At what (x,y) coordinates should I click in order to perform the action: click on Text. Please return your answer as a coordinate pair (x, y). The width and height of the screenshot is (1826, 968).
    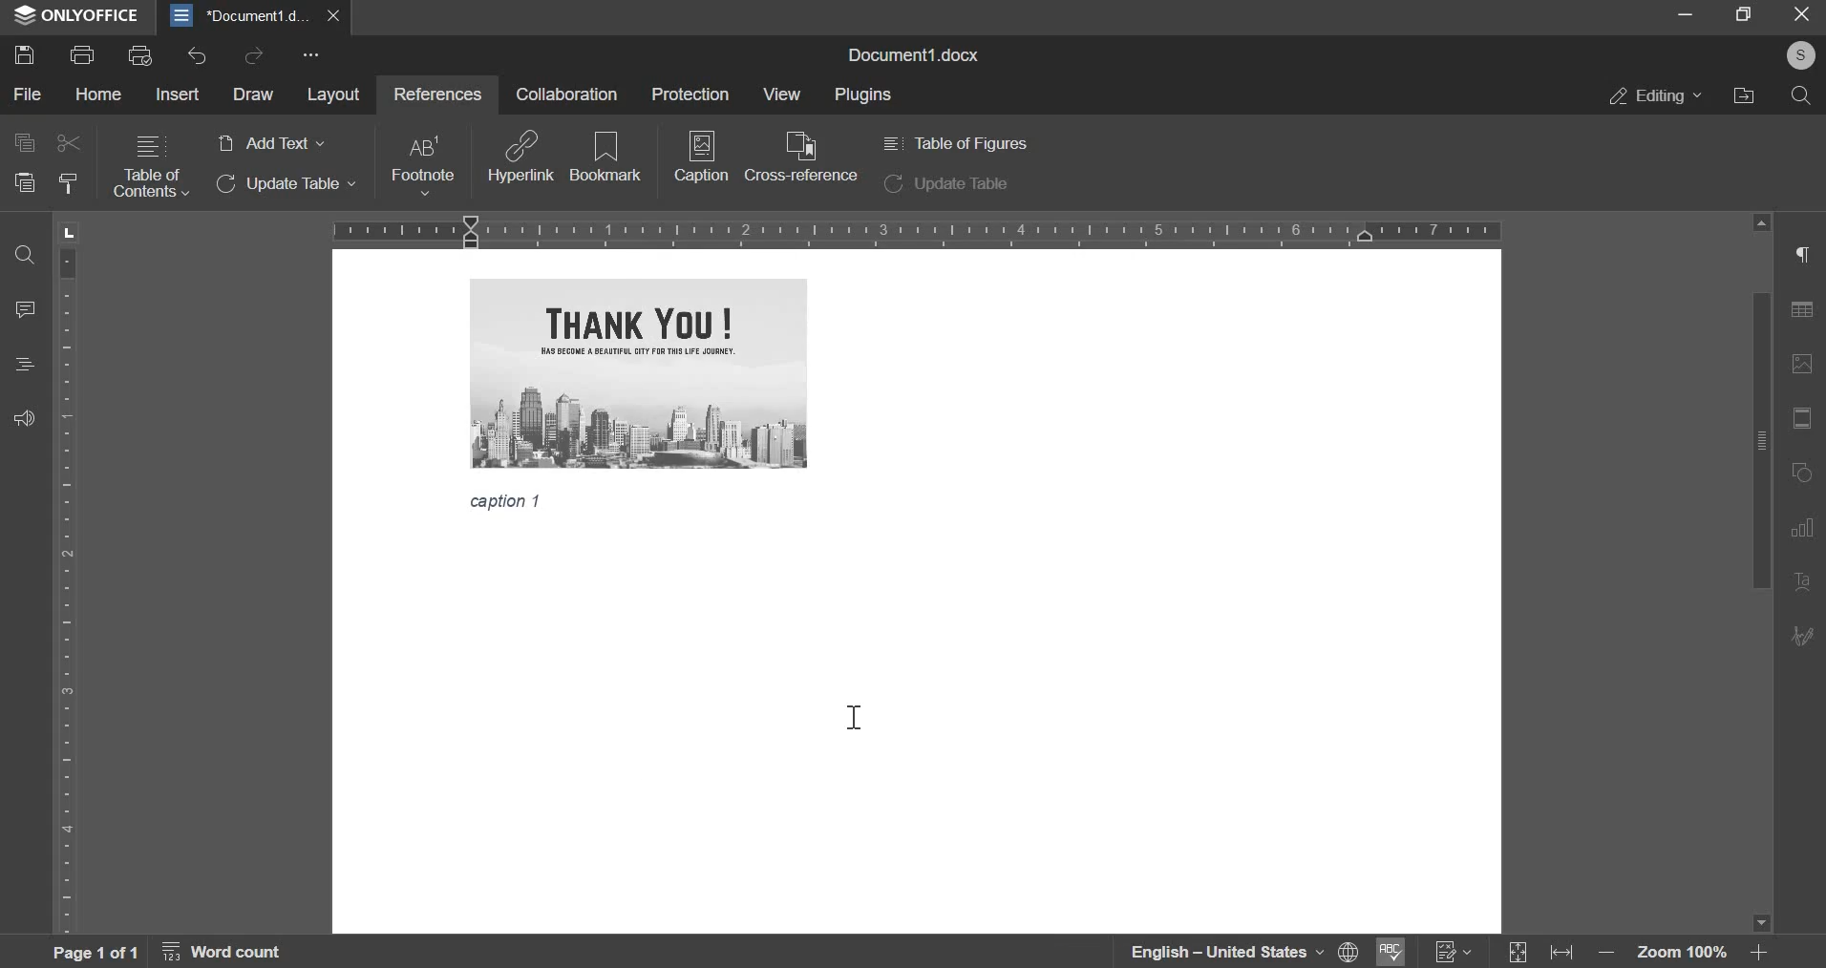
    Looking at the image, I should click on (509, 505).